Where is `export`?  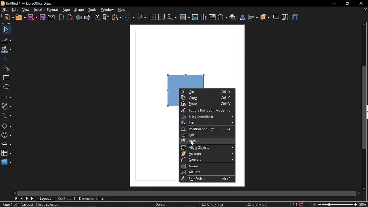 export is located at coordinates (62, 17).